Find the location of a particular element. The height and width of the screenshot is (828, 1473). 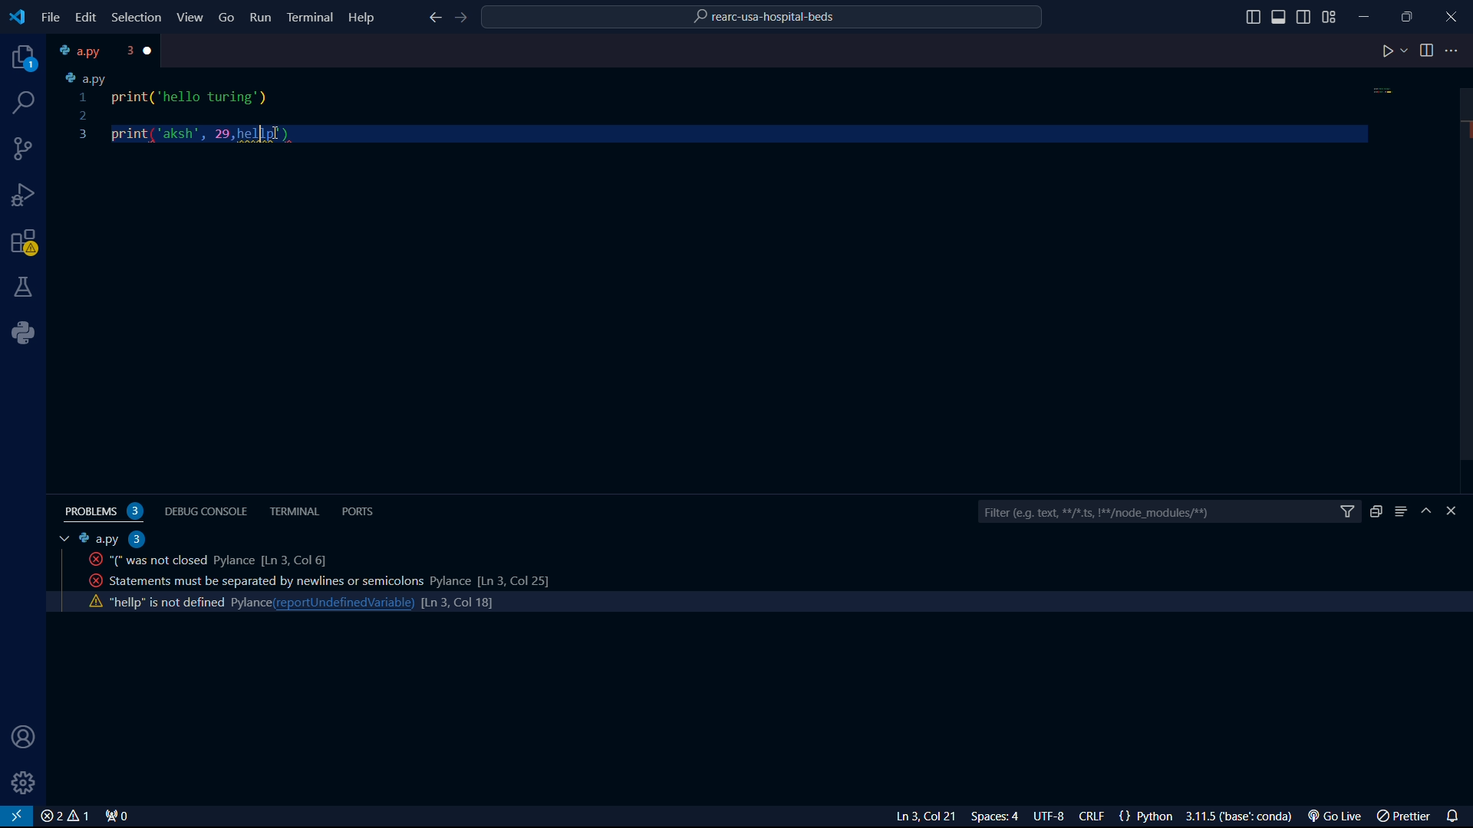

line count is located at coordinates (456, 605).